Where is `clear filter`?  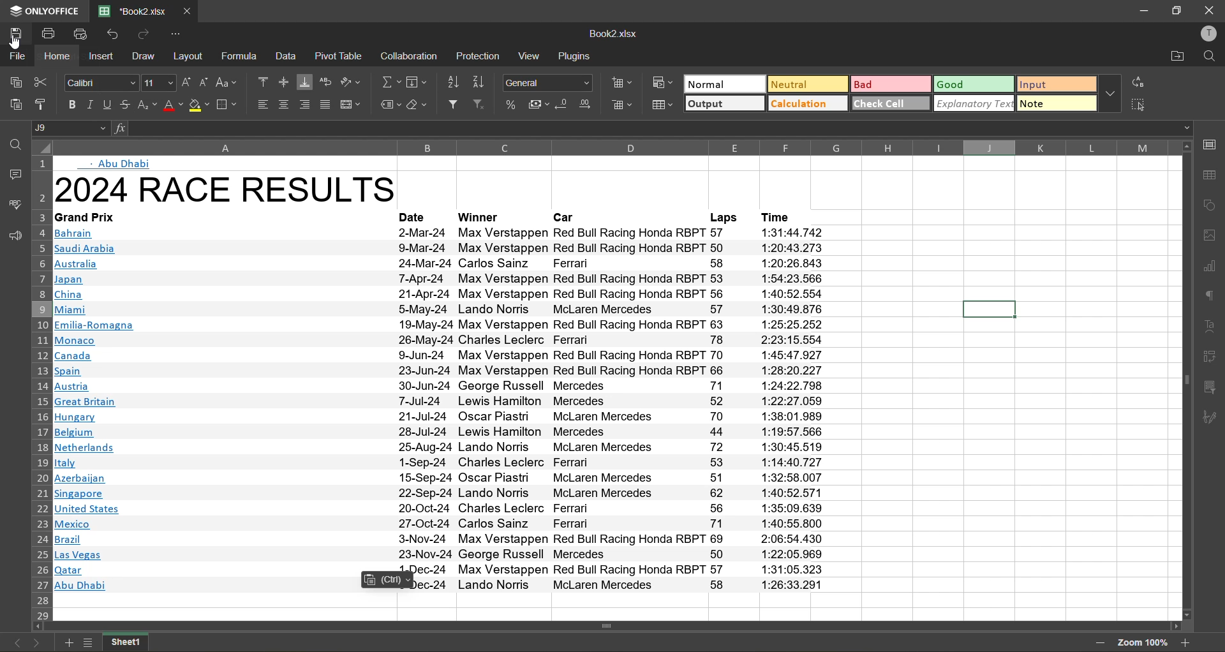
clear filter is located at coordinates (480, 104).